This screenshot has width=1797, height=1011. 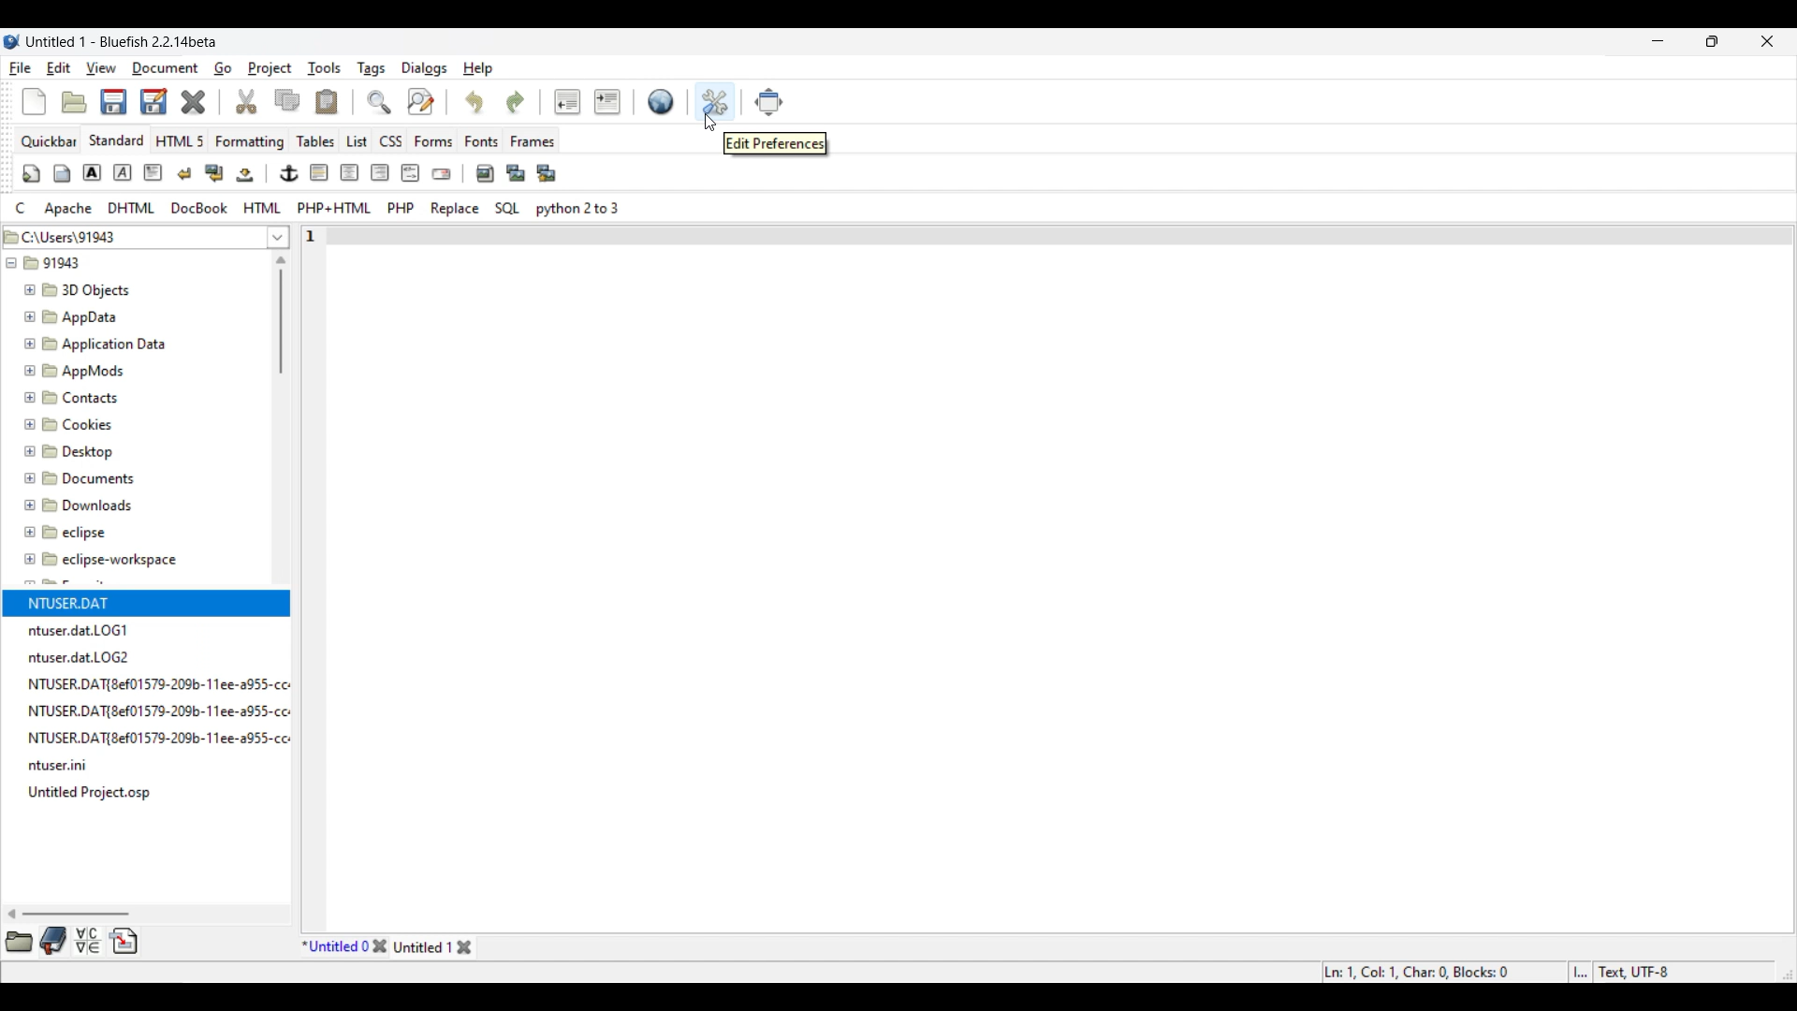 What do you see at coordinates (75, 315) in the screenshot?
I see `AppData` at bounding box center [75, 315].